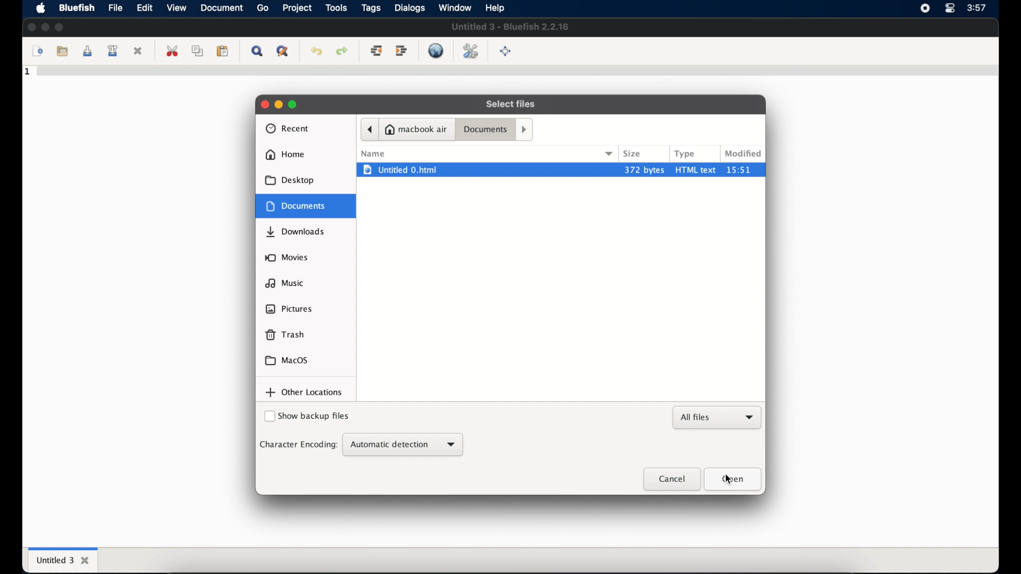 The height and width of the screenshot is (574, 1021). I want to click on undo , so click(316, 52).